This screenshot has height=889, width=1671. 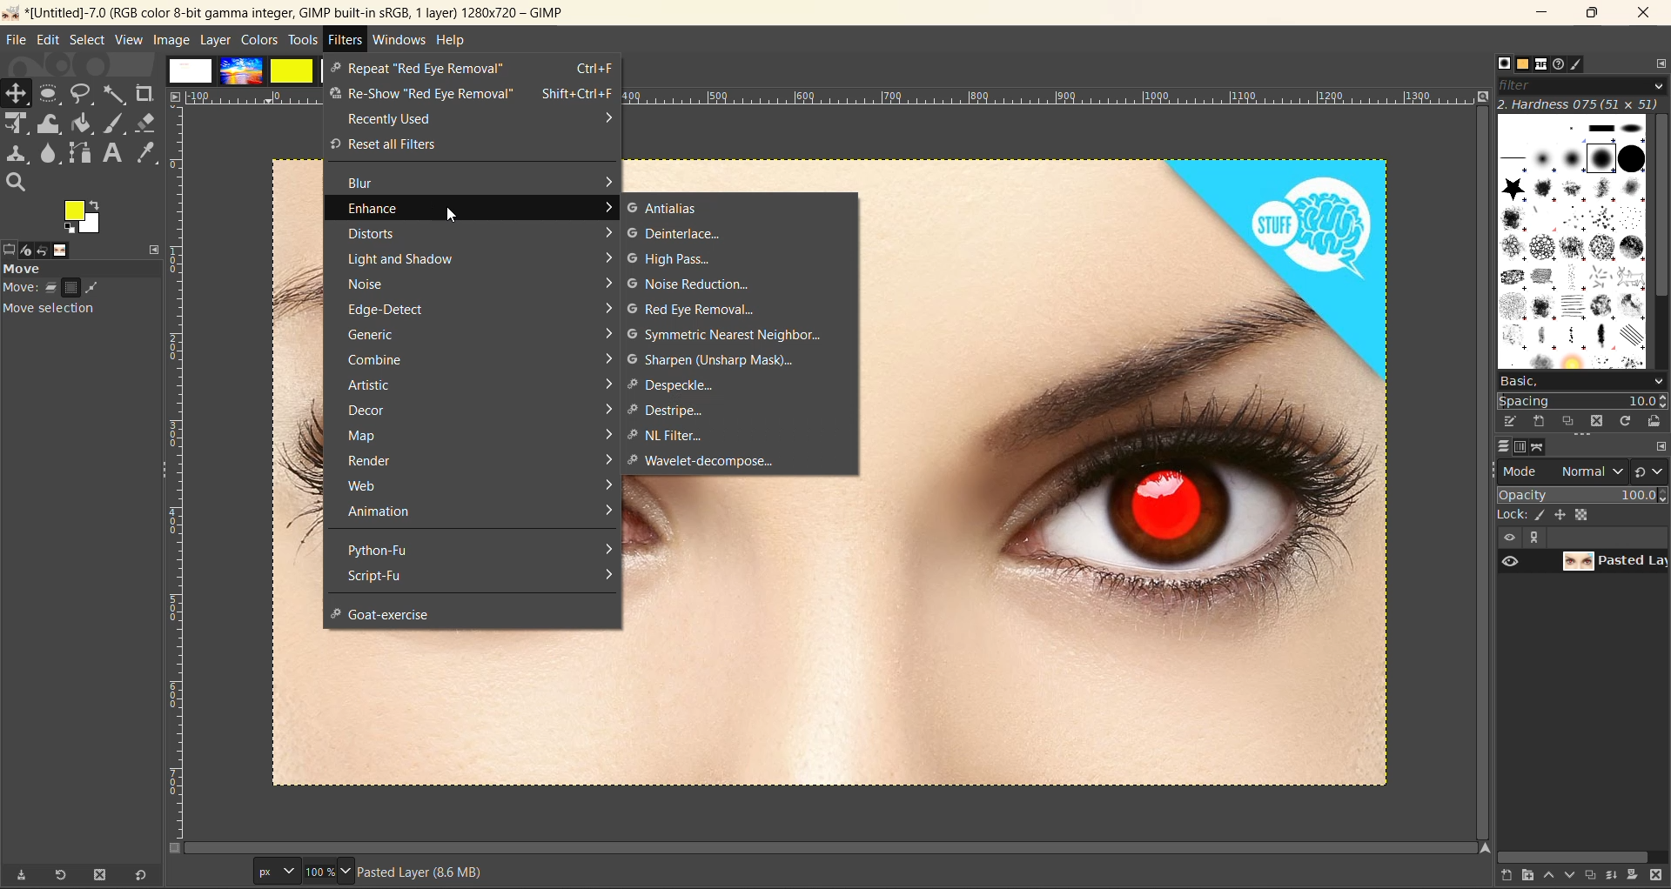 What do you see at coordinates (117, 124) in the screenshot?
I see `ink` at bounding box center [117, 124].